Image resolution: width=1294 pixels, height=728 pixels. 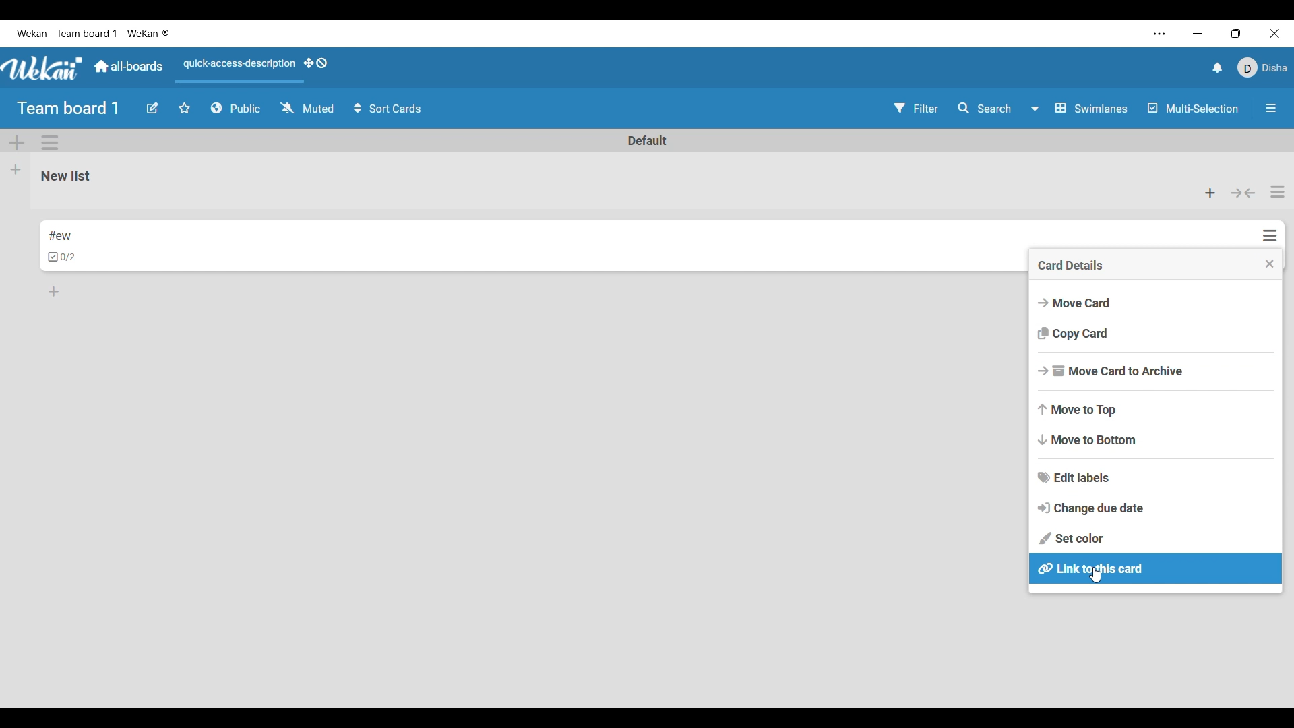 What do you see at coordinates (648, 140) in the screenshot?
I see `Swimlane name` at bounding box center [648, 140].